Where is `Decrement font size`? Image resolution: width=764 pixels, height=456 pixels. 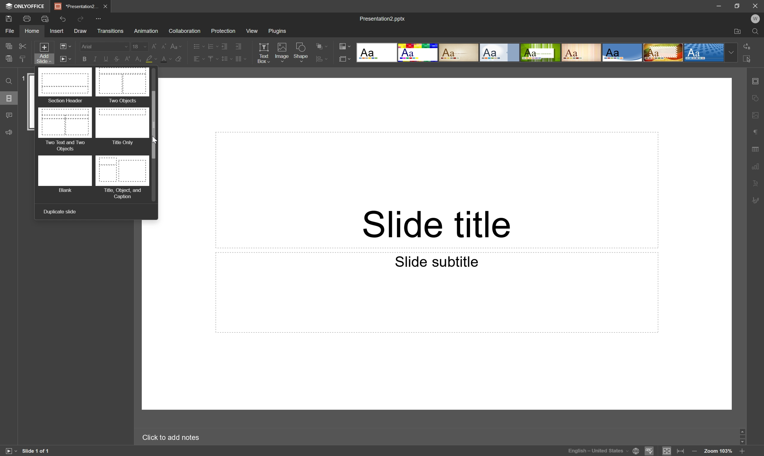 Decrement font size is located at coordinates (164, 45).